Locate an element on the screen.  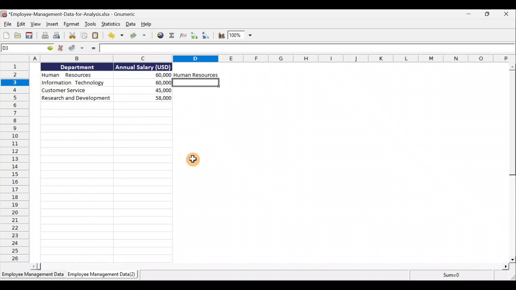
Human Resources is located at coordinates (197, 74).